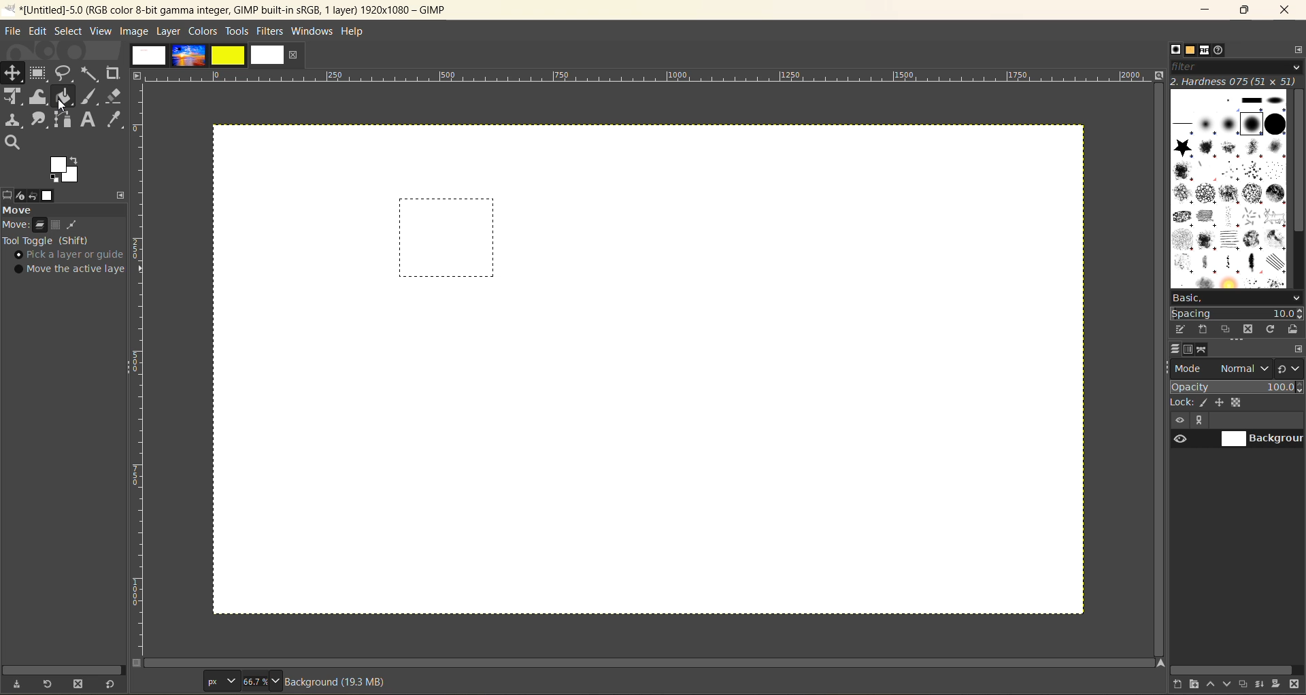 This screenshot has height=695, width=1306. What do you see at coordinates (1190, 52) in the screenshot?
I see `patterns` at bounding box center [1190, 52].